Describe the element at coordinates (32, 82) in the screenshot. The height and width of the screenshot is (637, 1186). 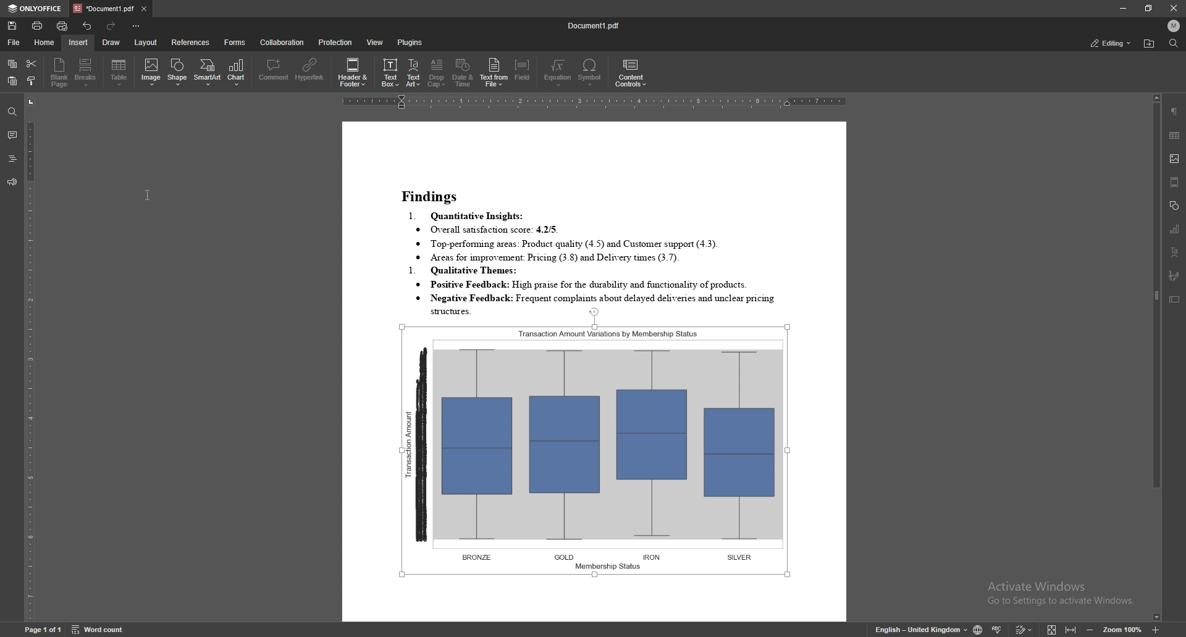
I see `copy style` at that location.